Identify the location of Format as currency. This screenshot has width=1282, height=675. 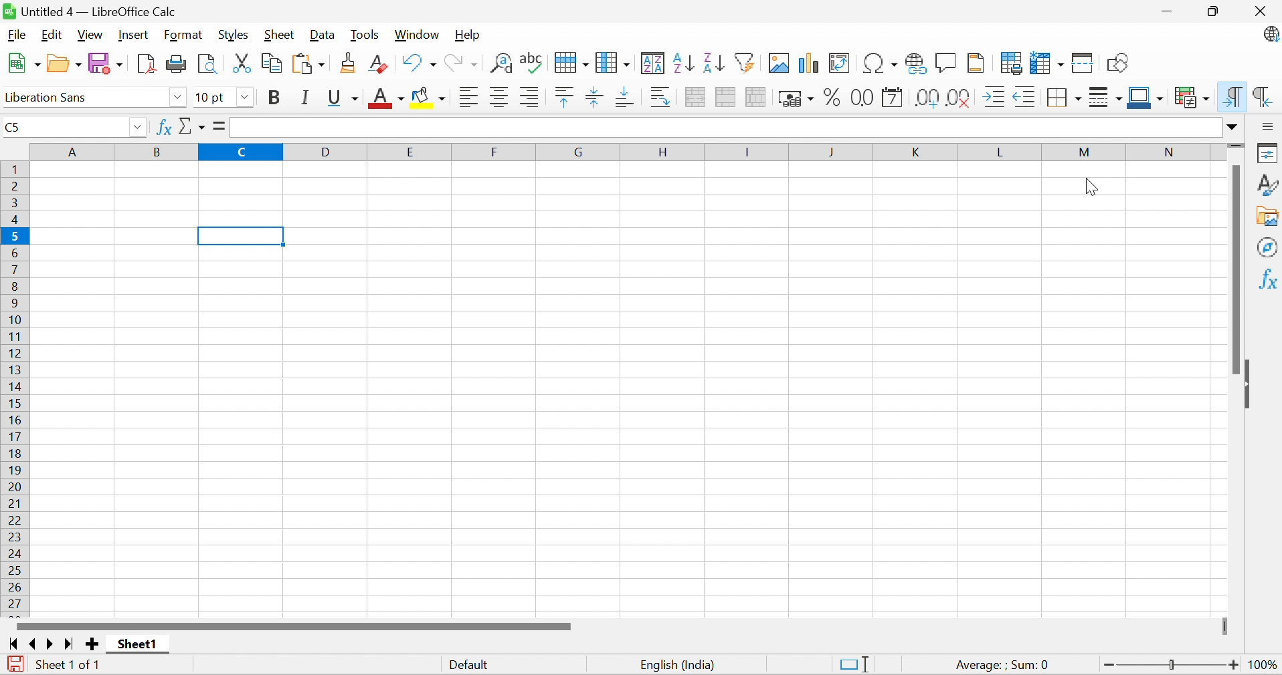
(798, 98).